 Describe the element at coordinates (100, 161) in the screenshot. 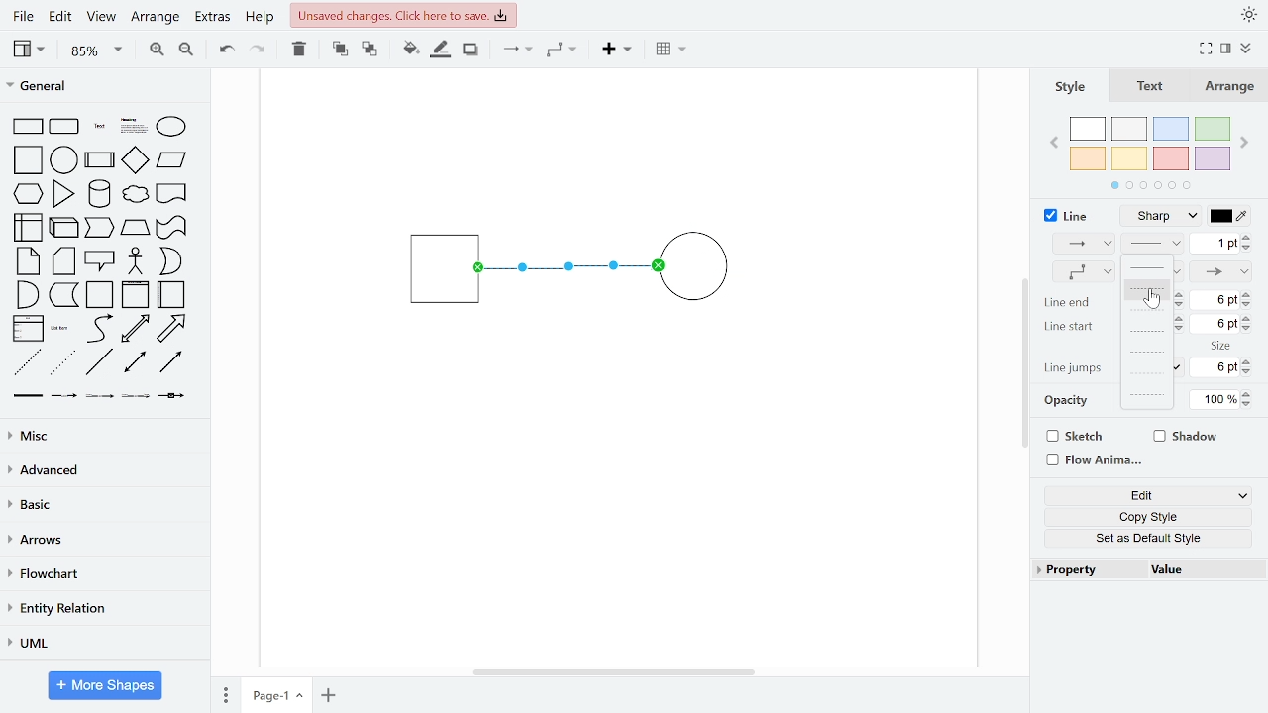

I see `process` at that location.